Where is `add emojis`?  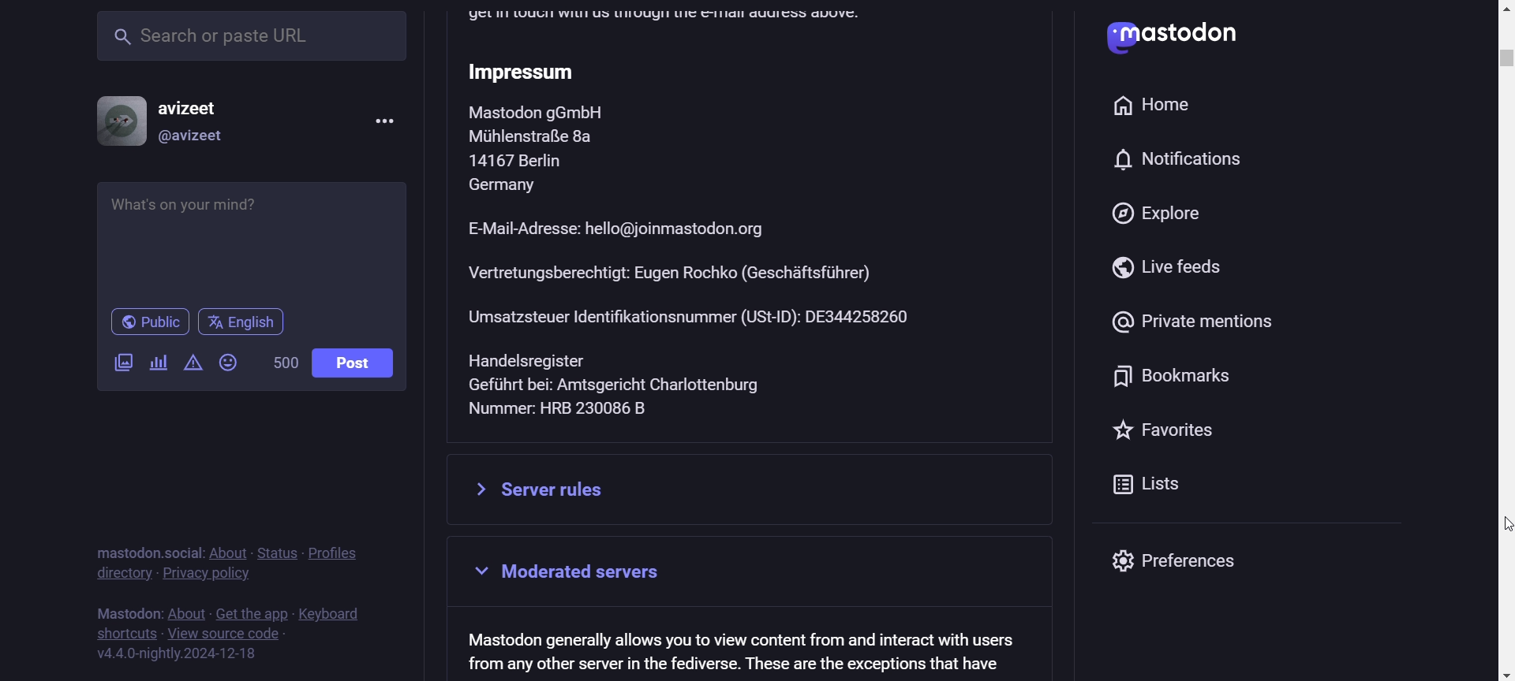 add emojis is located at coordinates (232, 362).